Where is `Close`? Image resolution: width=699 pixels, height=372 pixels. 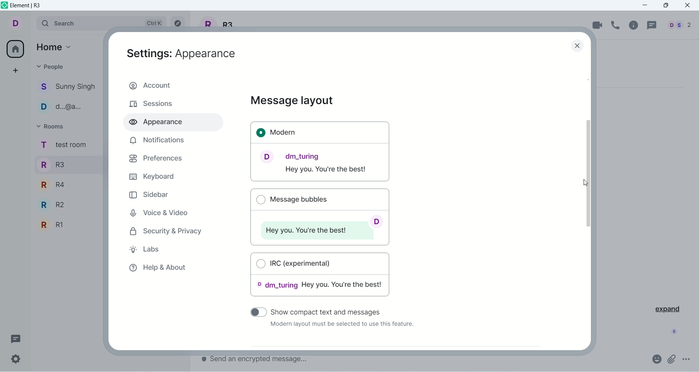 Close is located at coordinates (578, 47).